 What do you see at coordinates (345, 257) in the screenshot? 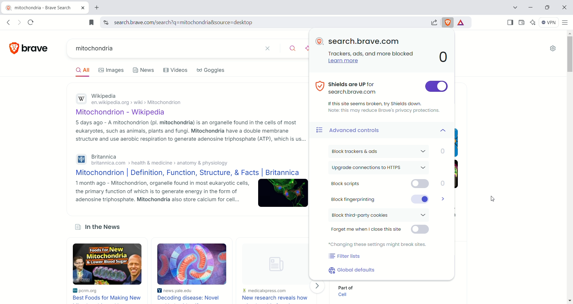
I see `filter lists` at bounding box center [345, 257].